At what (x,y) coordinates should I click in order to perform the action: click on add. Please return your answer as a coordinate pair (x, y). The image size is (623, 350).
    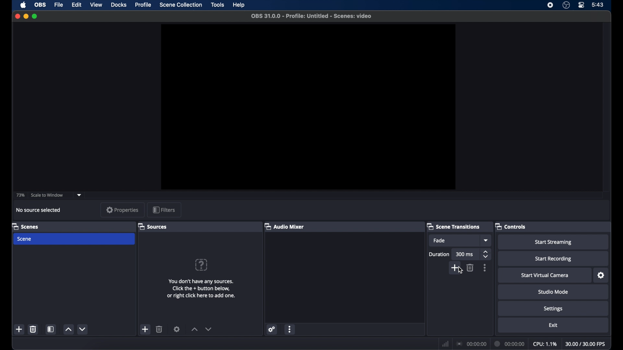
    Looking at the image, I should click on (19, 329).